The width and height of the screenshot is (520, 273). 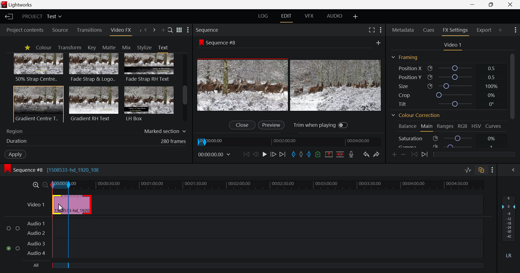 I want to click on Gradient RH Text, so click(x=93, y=103).